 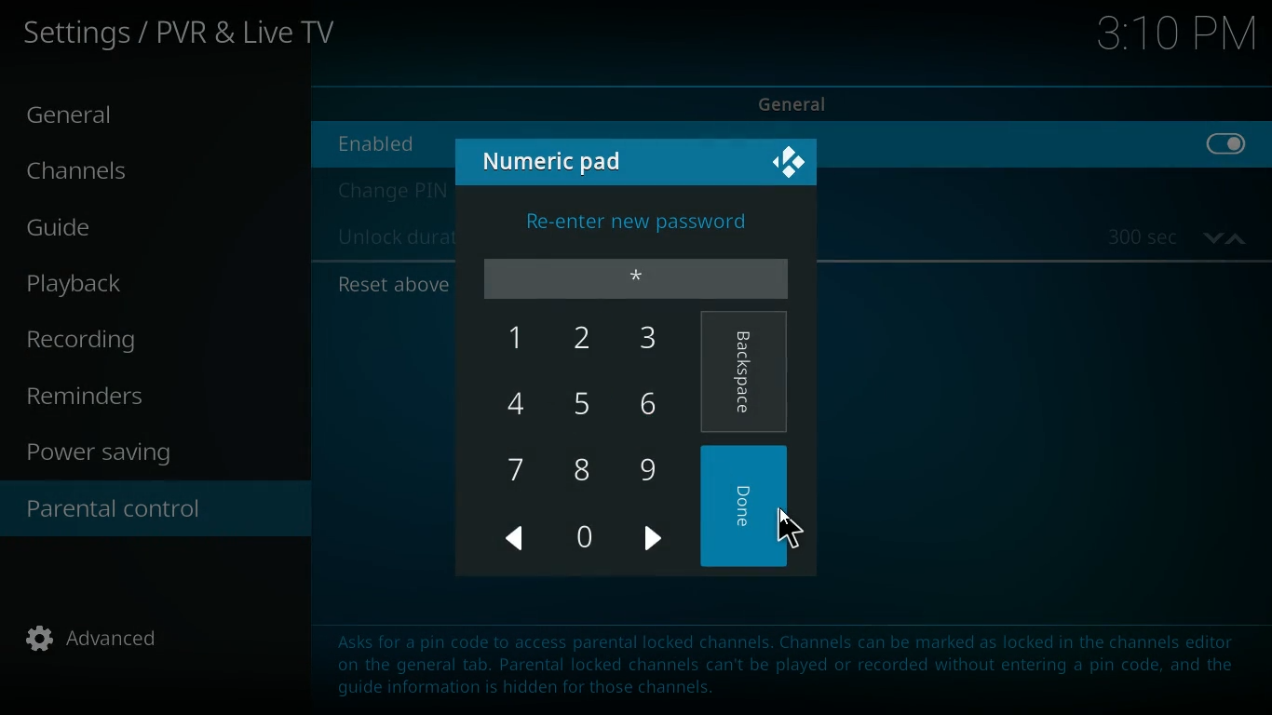 What do you see at coordinates (637, 226) in the screenshot?
I see `re-enter new password` at bounding box center [637, 226].